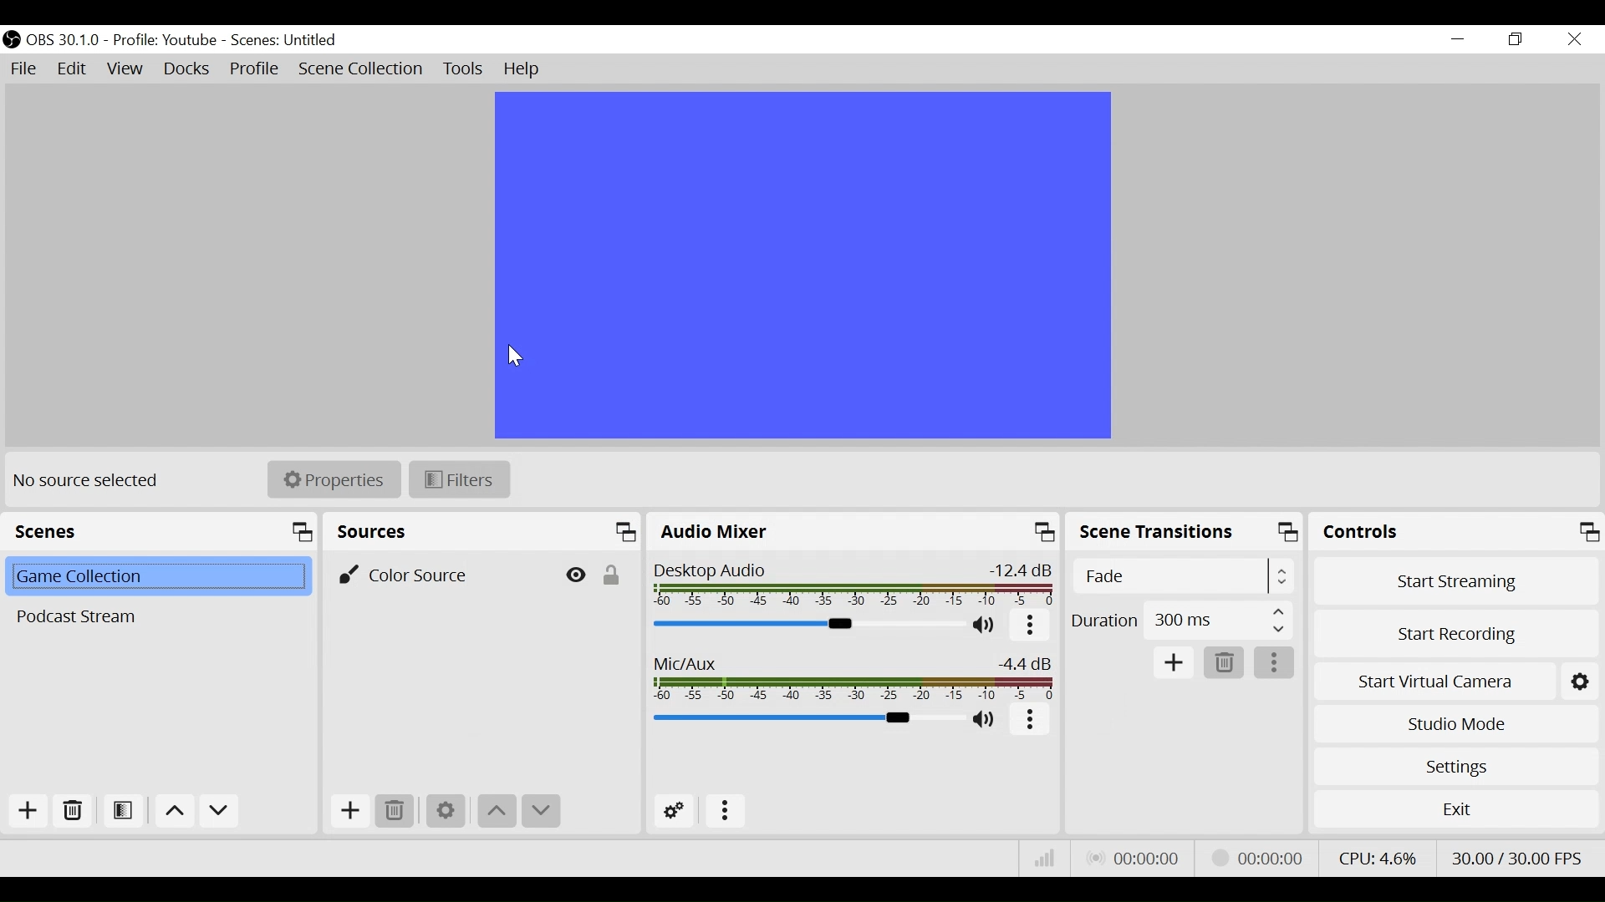 The image size is (1605, 902). Describe the element at coordinates (573, 573) in the screenshot. I see `Hide/Display` at that location.